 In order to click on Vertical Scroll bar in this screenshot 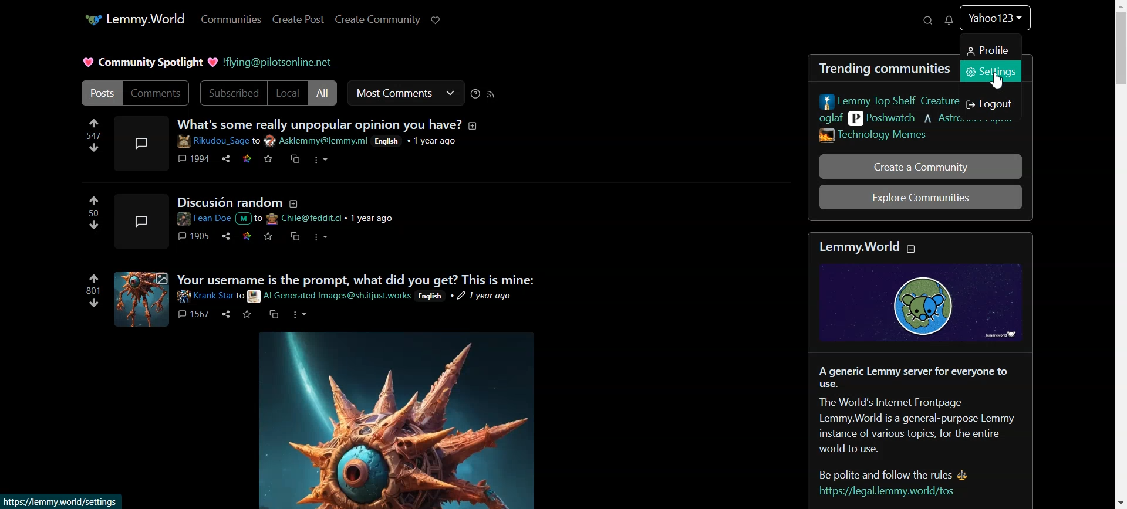, I will do `click(1119, 254)`.